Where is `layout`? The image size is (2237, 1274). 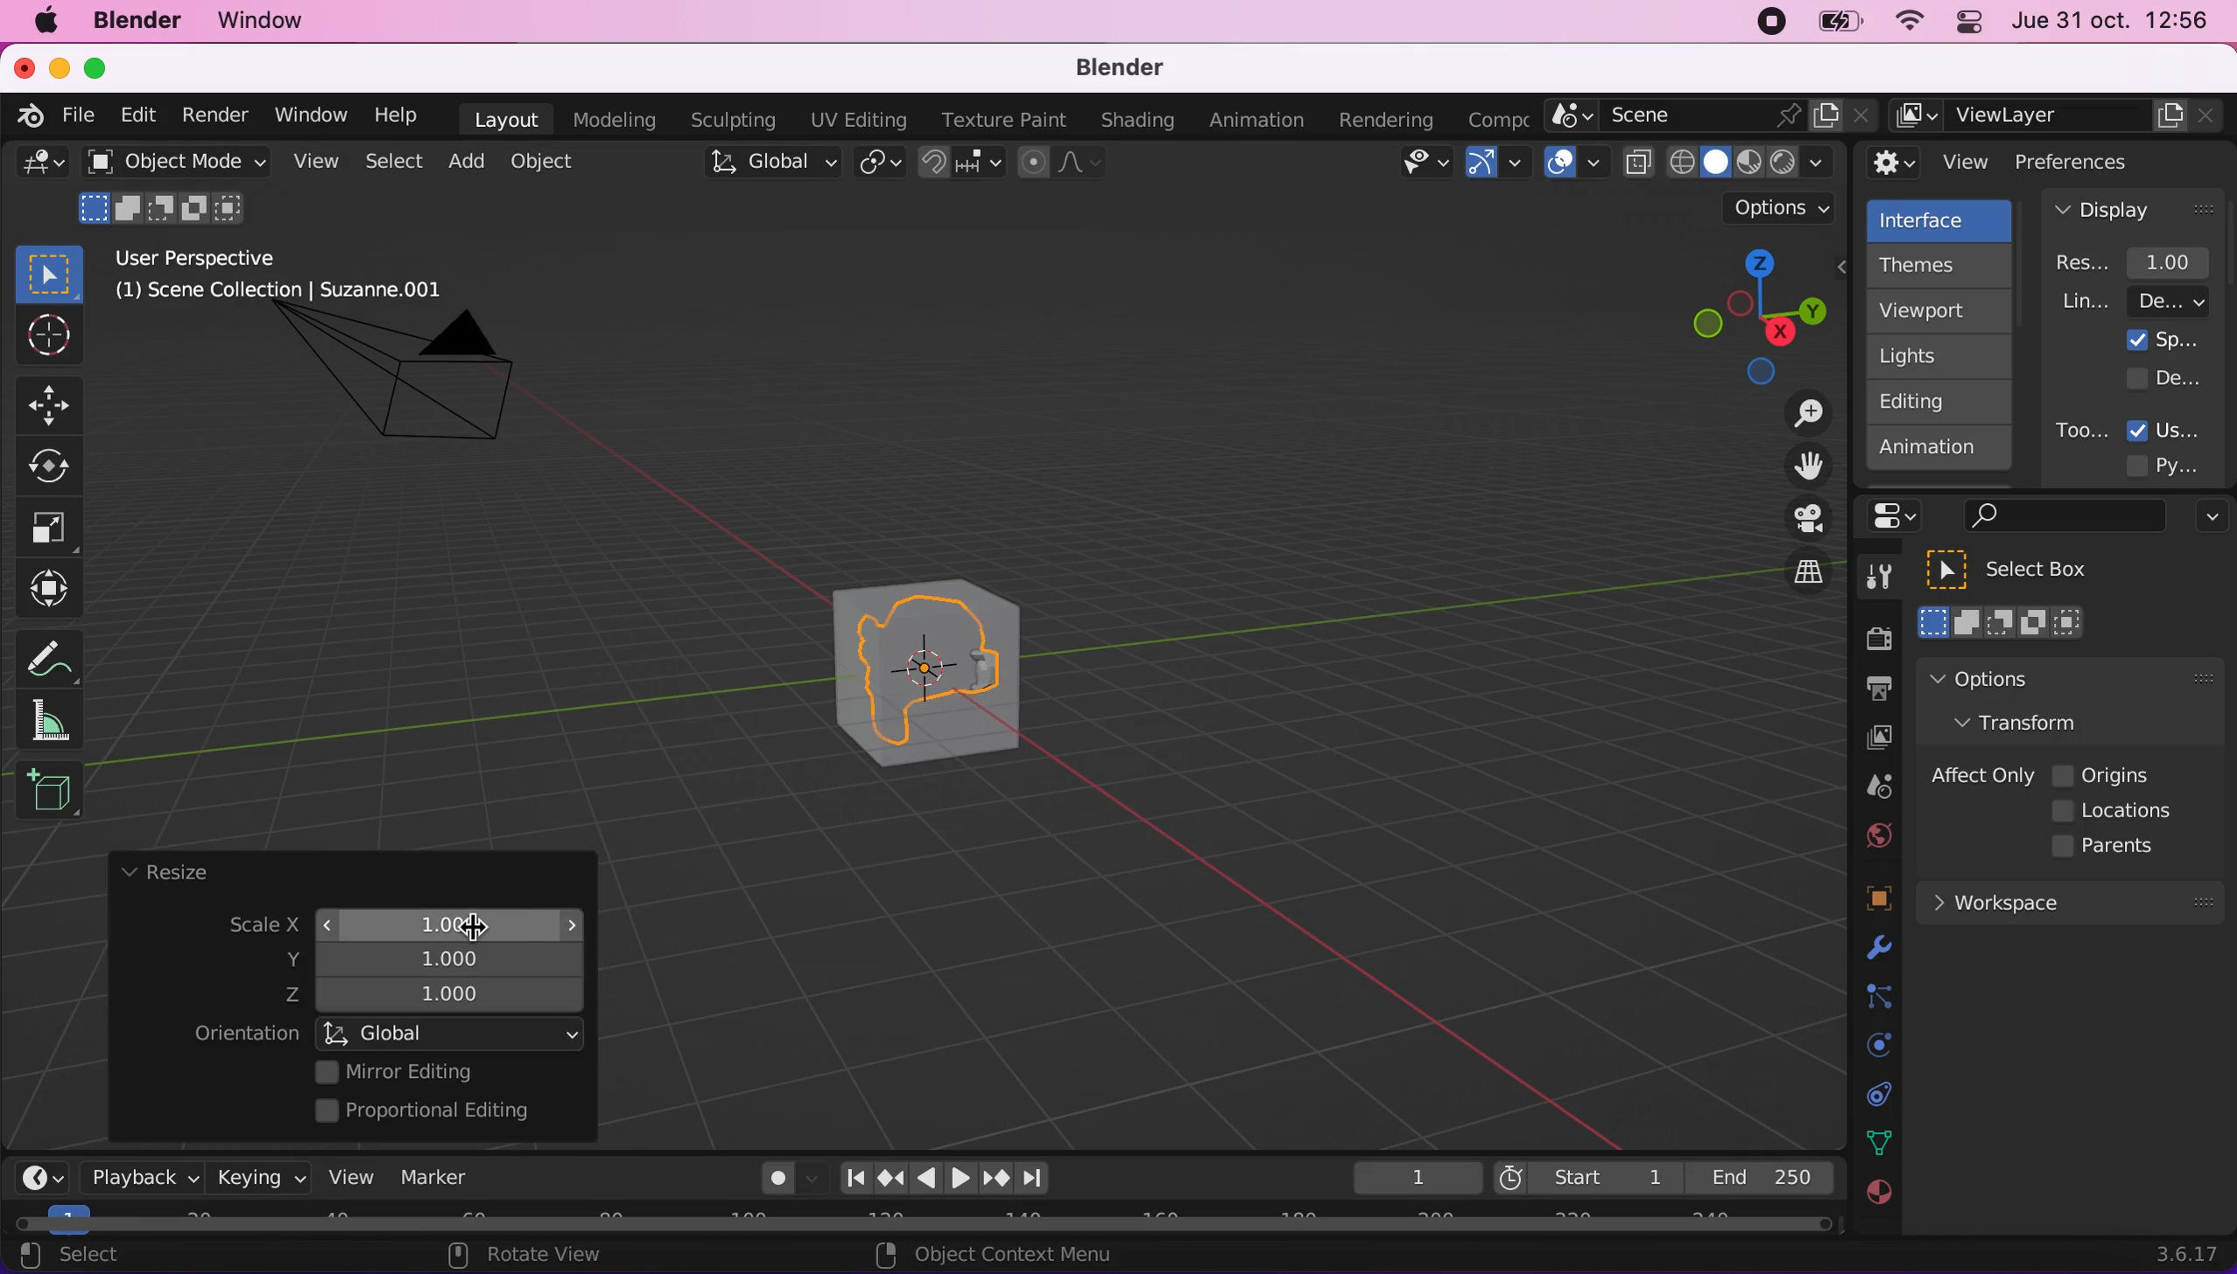
layout is located at coordinates (506, 119).